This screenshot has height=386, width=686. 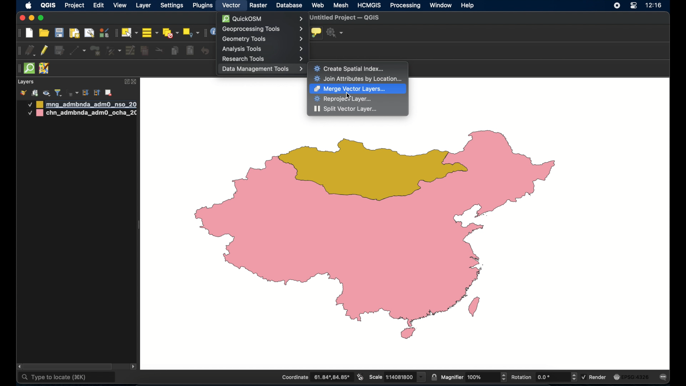 I want to click on reproject layer, so click(x=343, y=99).